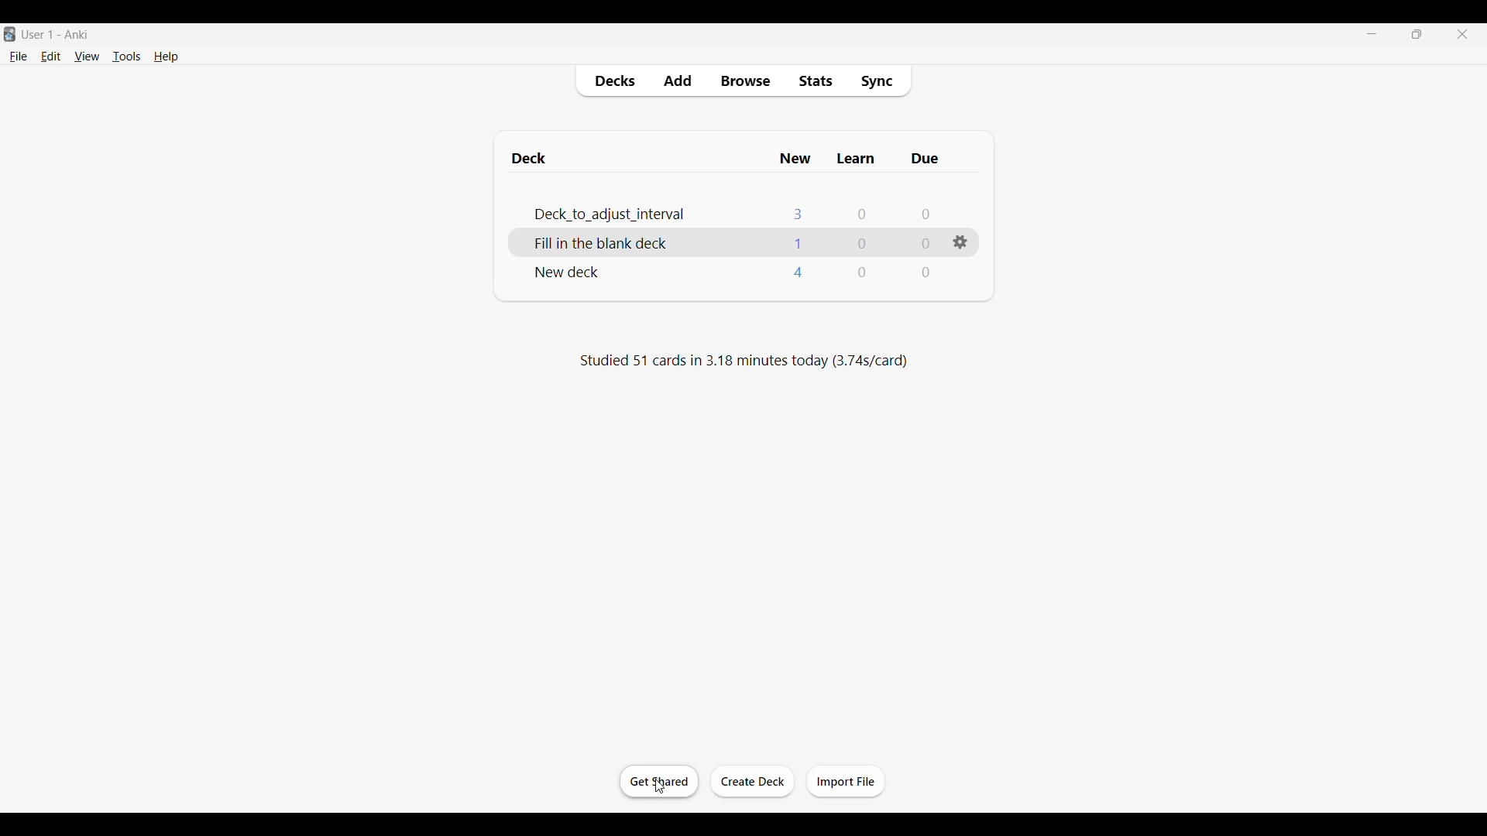 The width and height of the screenshot is (1487, 836). I want to click on Edit menu, so click(51, 57).